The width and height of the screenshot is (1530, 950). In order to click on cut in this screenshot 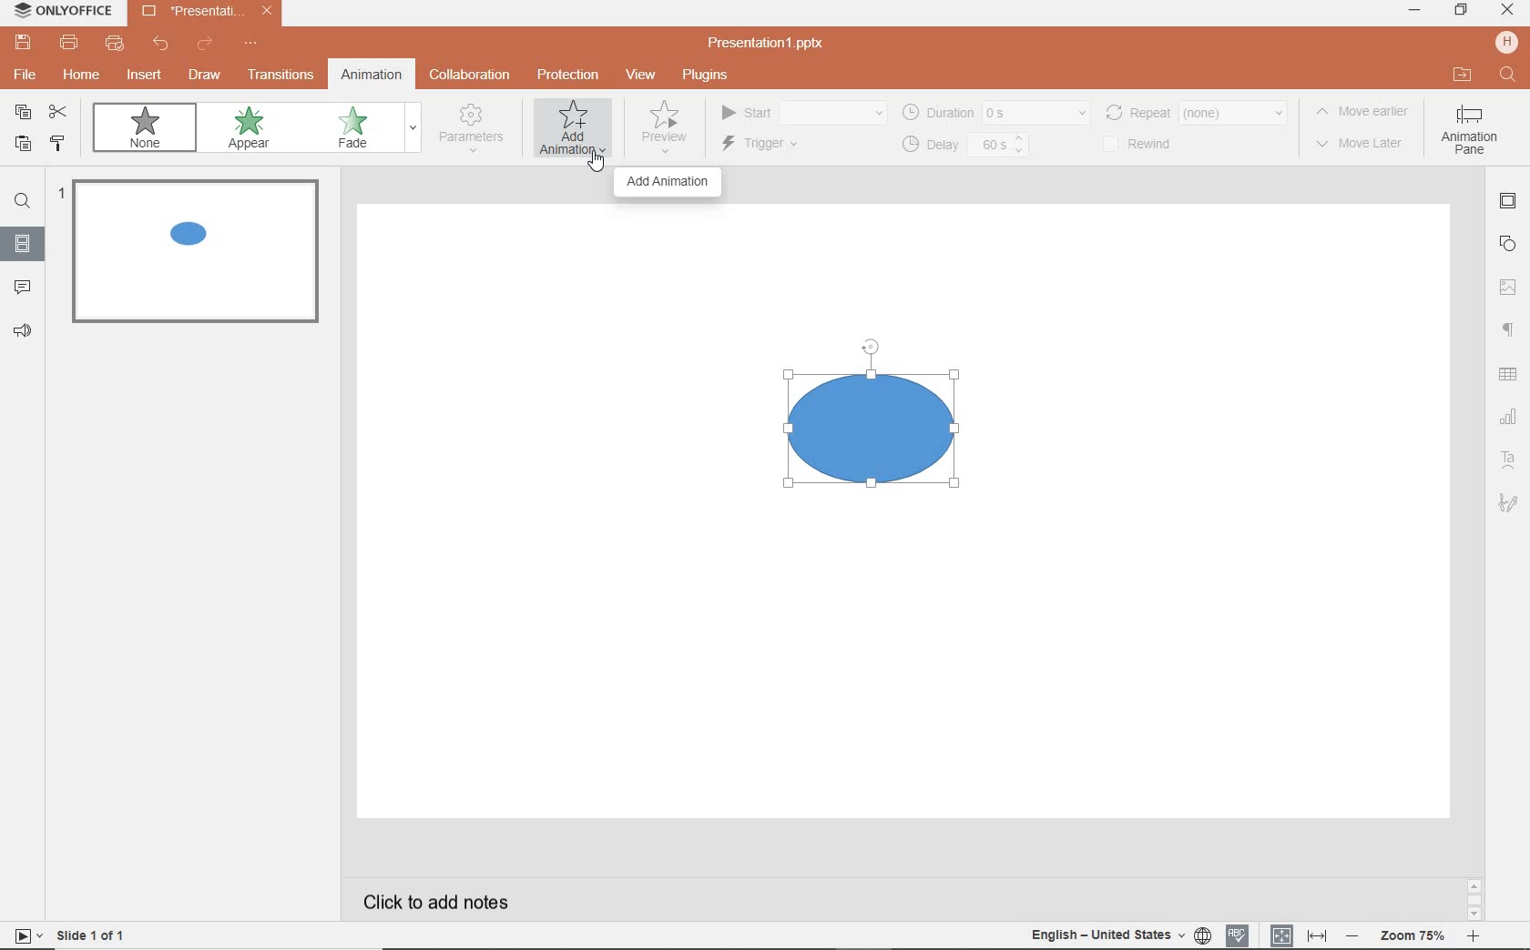, I will do `click(62, 113)`.